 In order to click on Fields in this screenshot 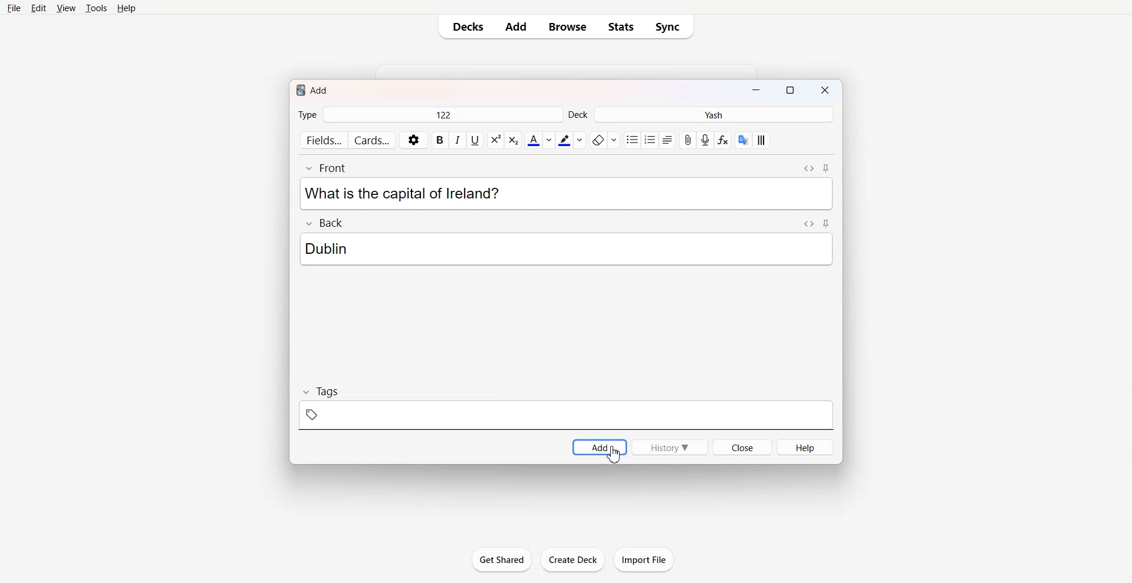, I will do `click(323, 140)`.